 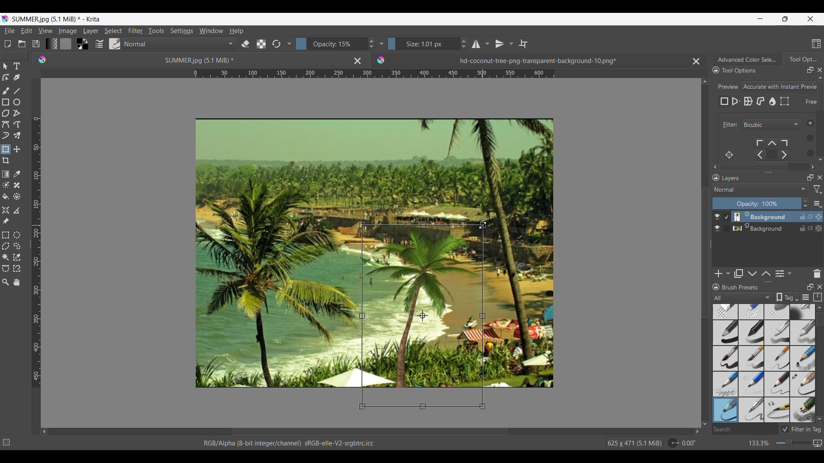 I want to click on Zoom tool, so click(x=6, y=282).